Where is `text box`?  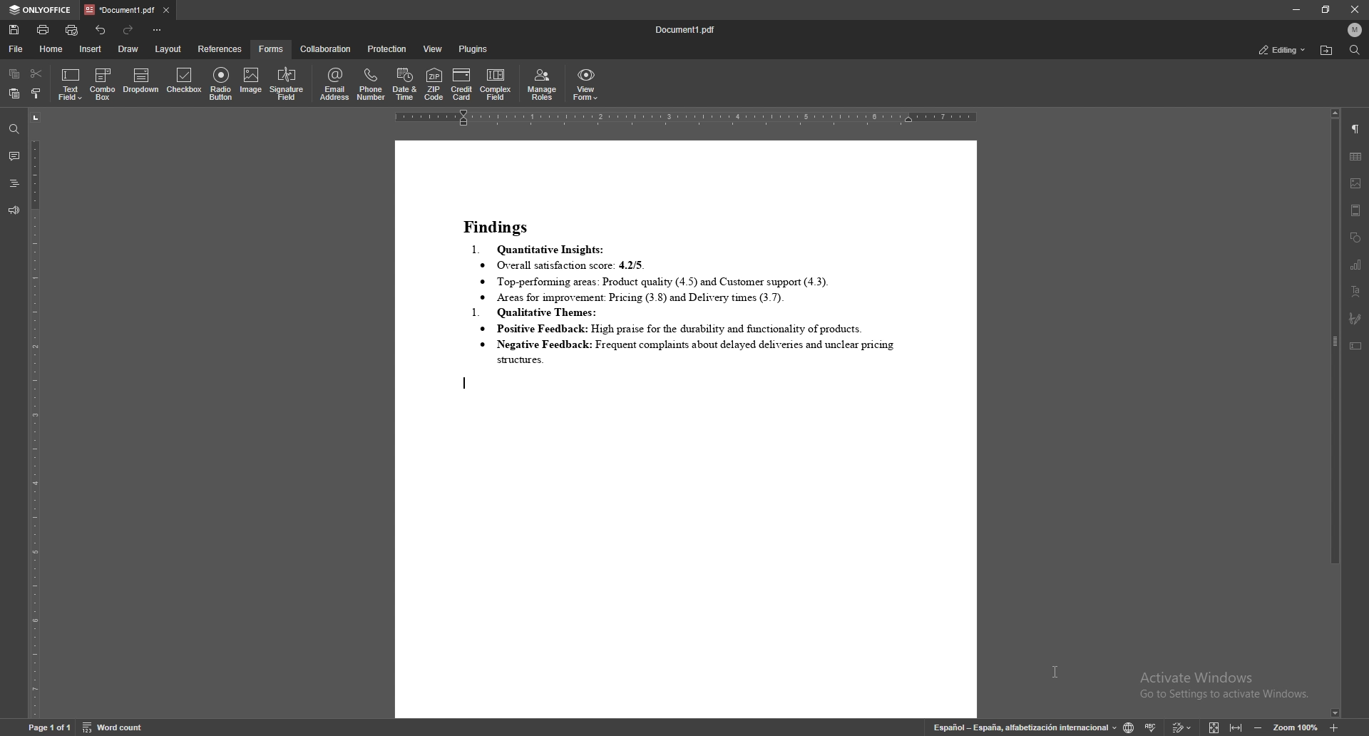 text box is located at coordinates (1355, 346).